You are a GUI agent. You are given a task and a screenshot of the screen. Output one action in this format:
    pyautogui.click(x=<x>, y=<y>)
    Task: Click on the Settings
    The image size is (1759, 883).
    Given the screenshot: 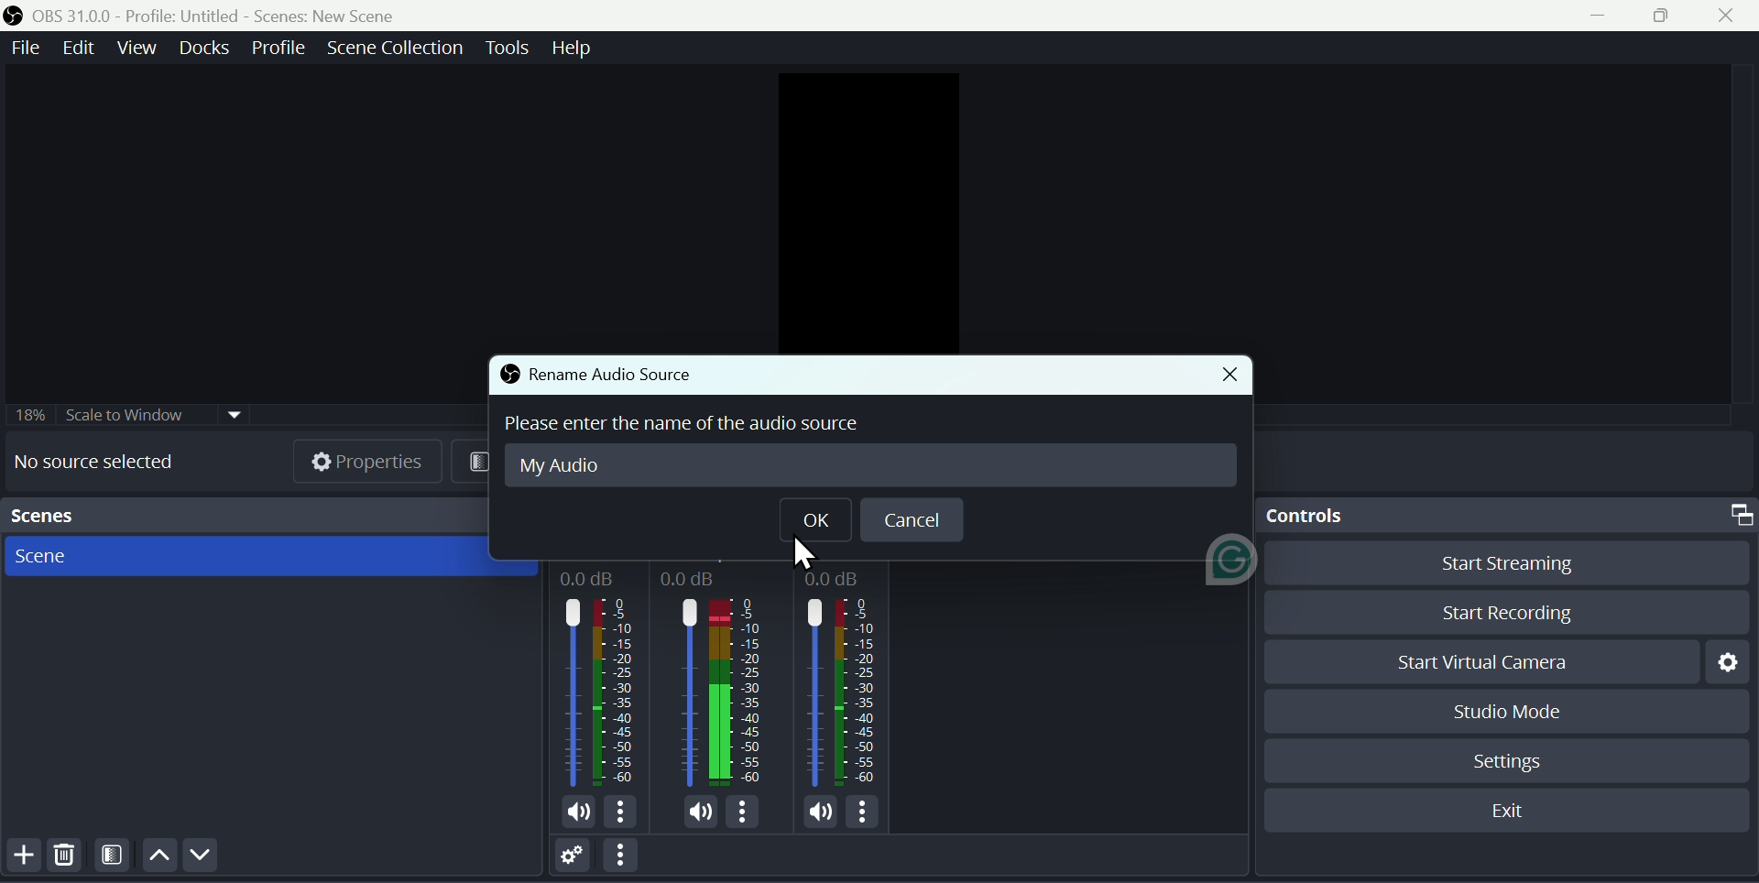 What is the action you would take?
    pyautogui.click(x=1723, y=662)
    